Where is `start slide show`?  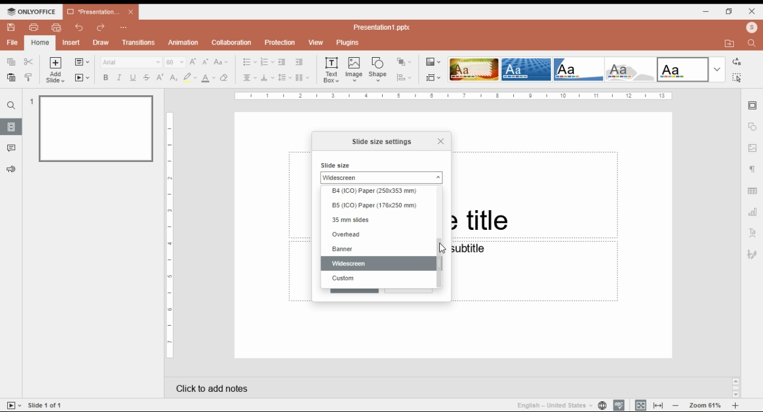
start slide show is located at coordinates (14, 405).